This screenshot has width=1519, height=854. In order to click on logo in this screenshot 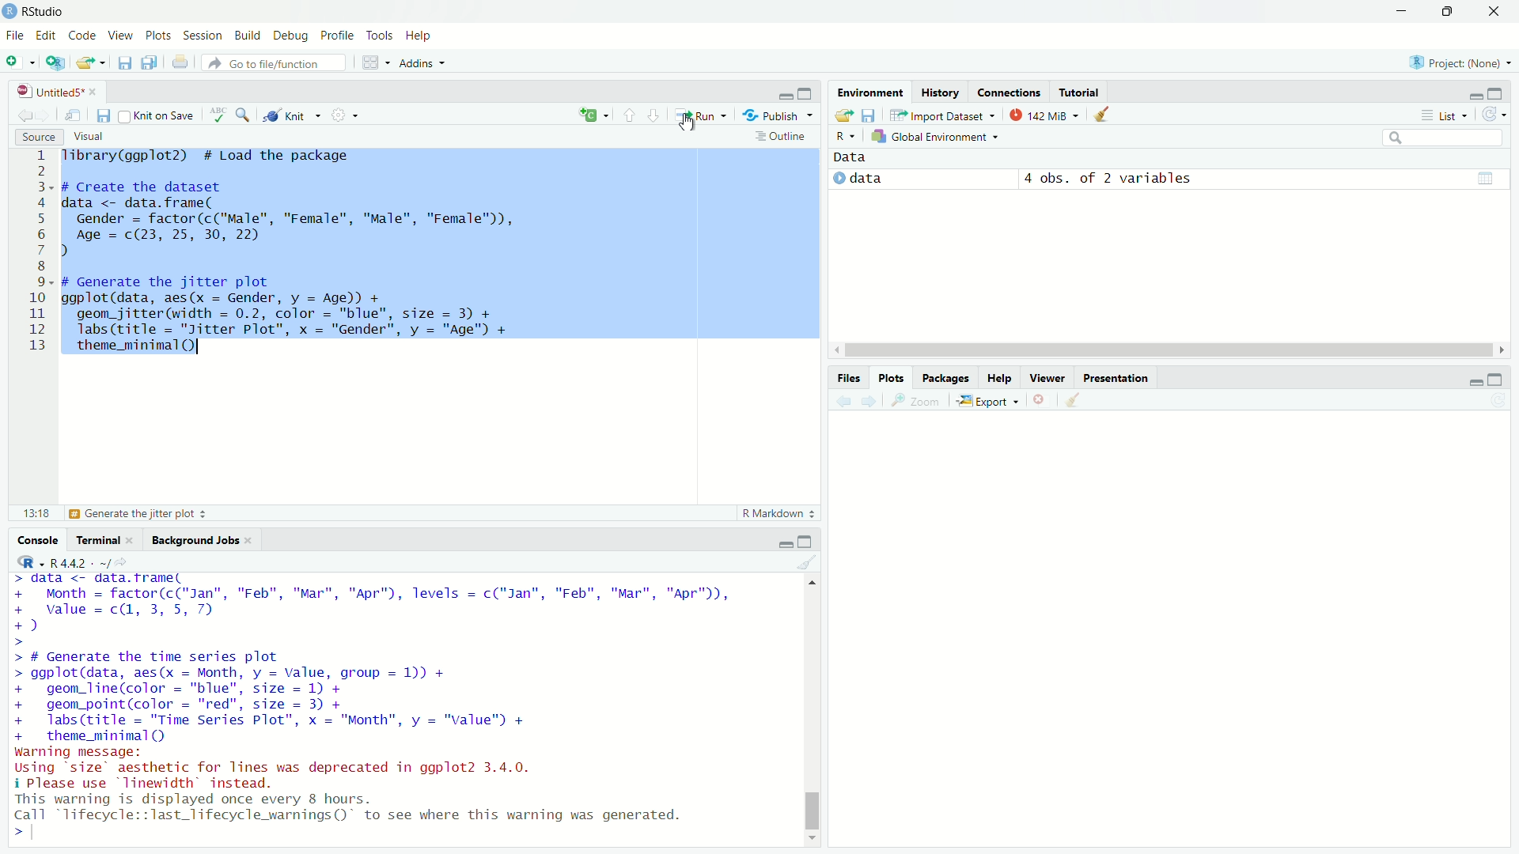, I will do `click(9, 12)`.